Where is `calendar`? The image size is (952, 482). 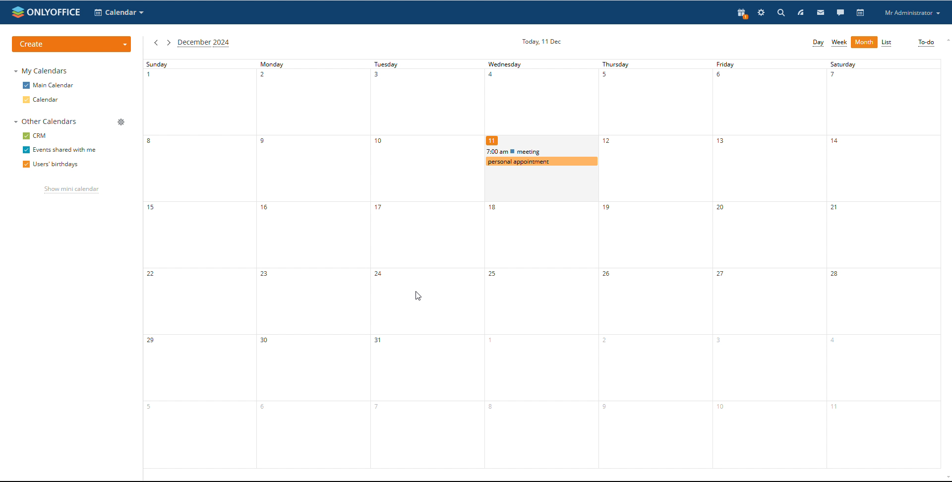 calendar is located at coordinates (861, 13).